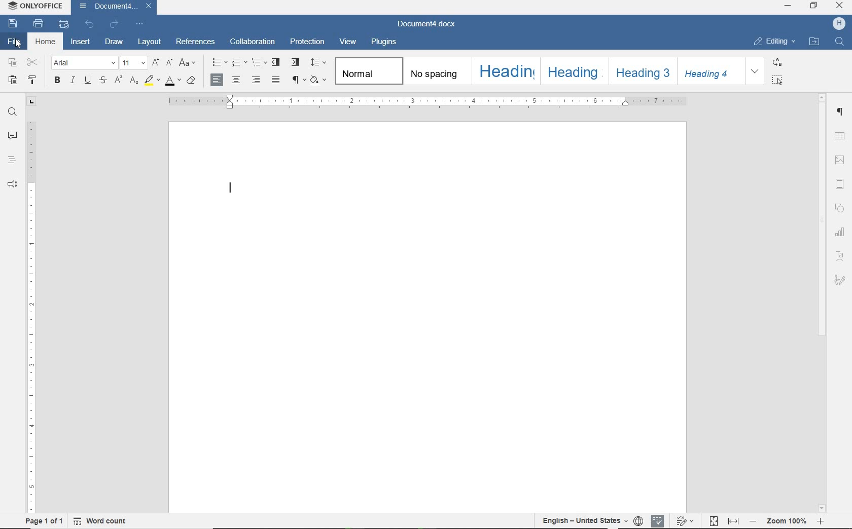  Describe the element at coordinates (62, 24) in the screenshot. I see `quick print` at that location.